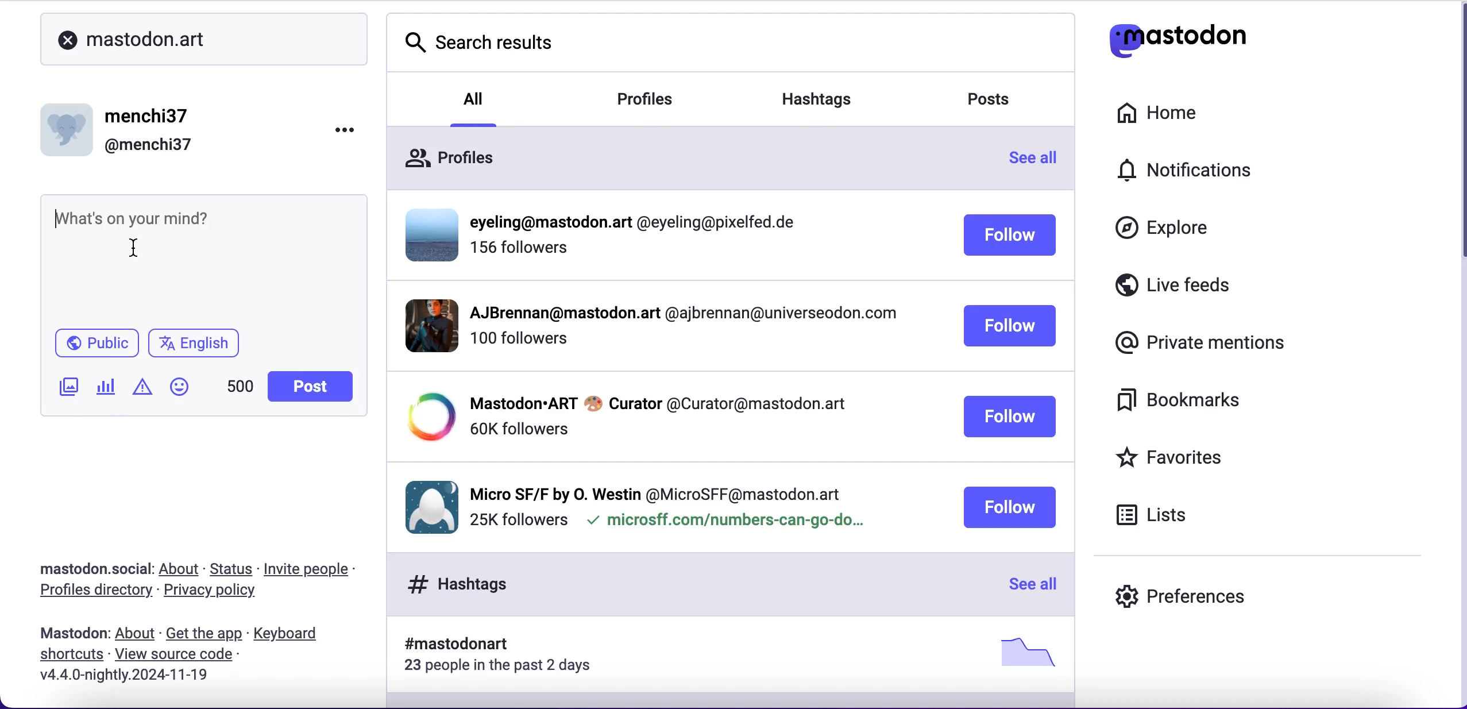 The height and width of the screenshot is (709, 1467). What do you see at coordinates (518, 344) in the screenshot?
I see `followers` at bounding box center [518, 344].